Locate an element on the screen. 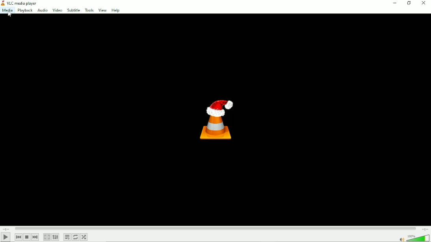 The width and height of the screenshot is (431, 242). VLC media player is located at coordinates (19, 3).